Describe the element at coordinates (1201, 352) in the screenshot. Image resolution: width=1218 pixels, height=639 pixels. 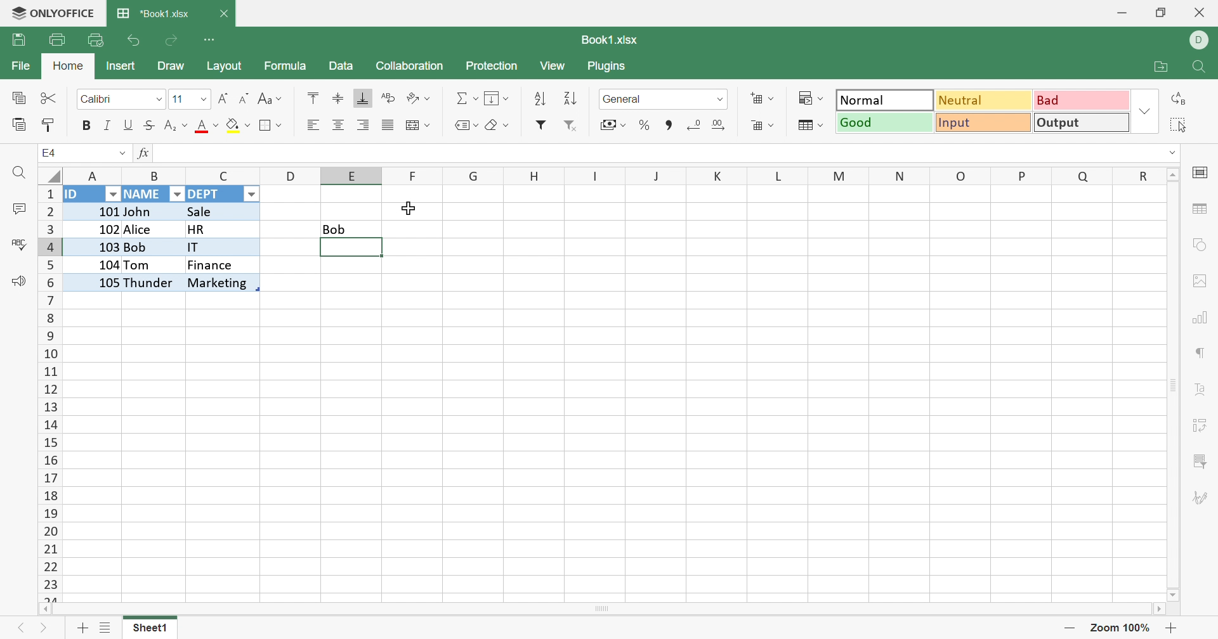
I see `Paragraph settings` at that location.